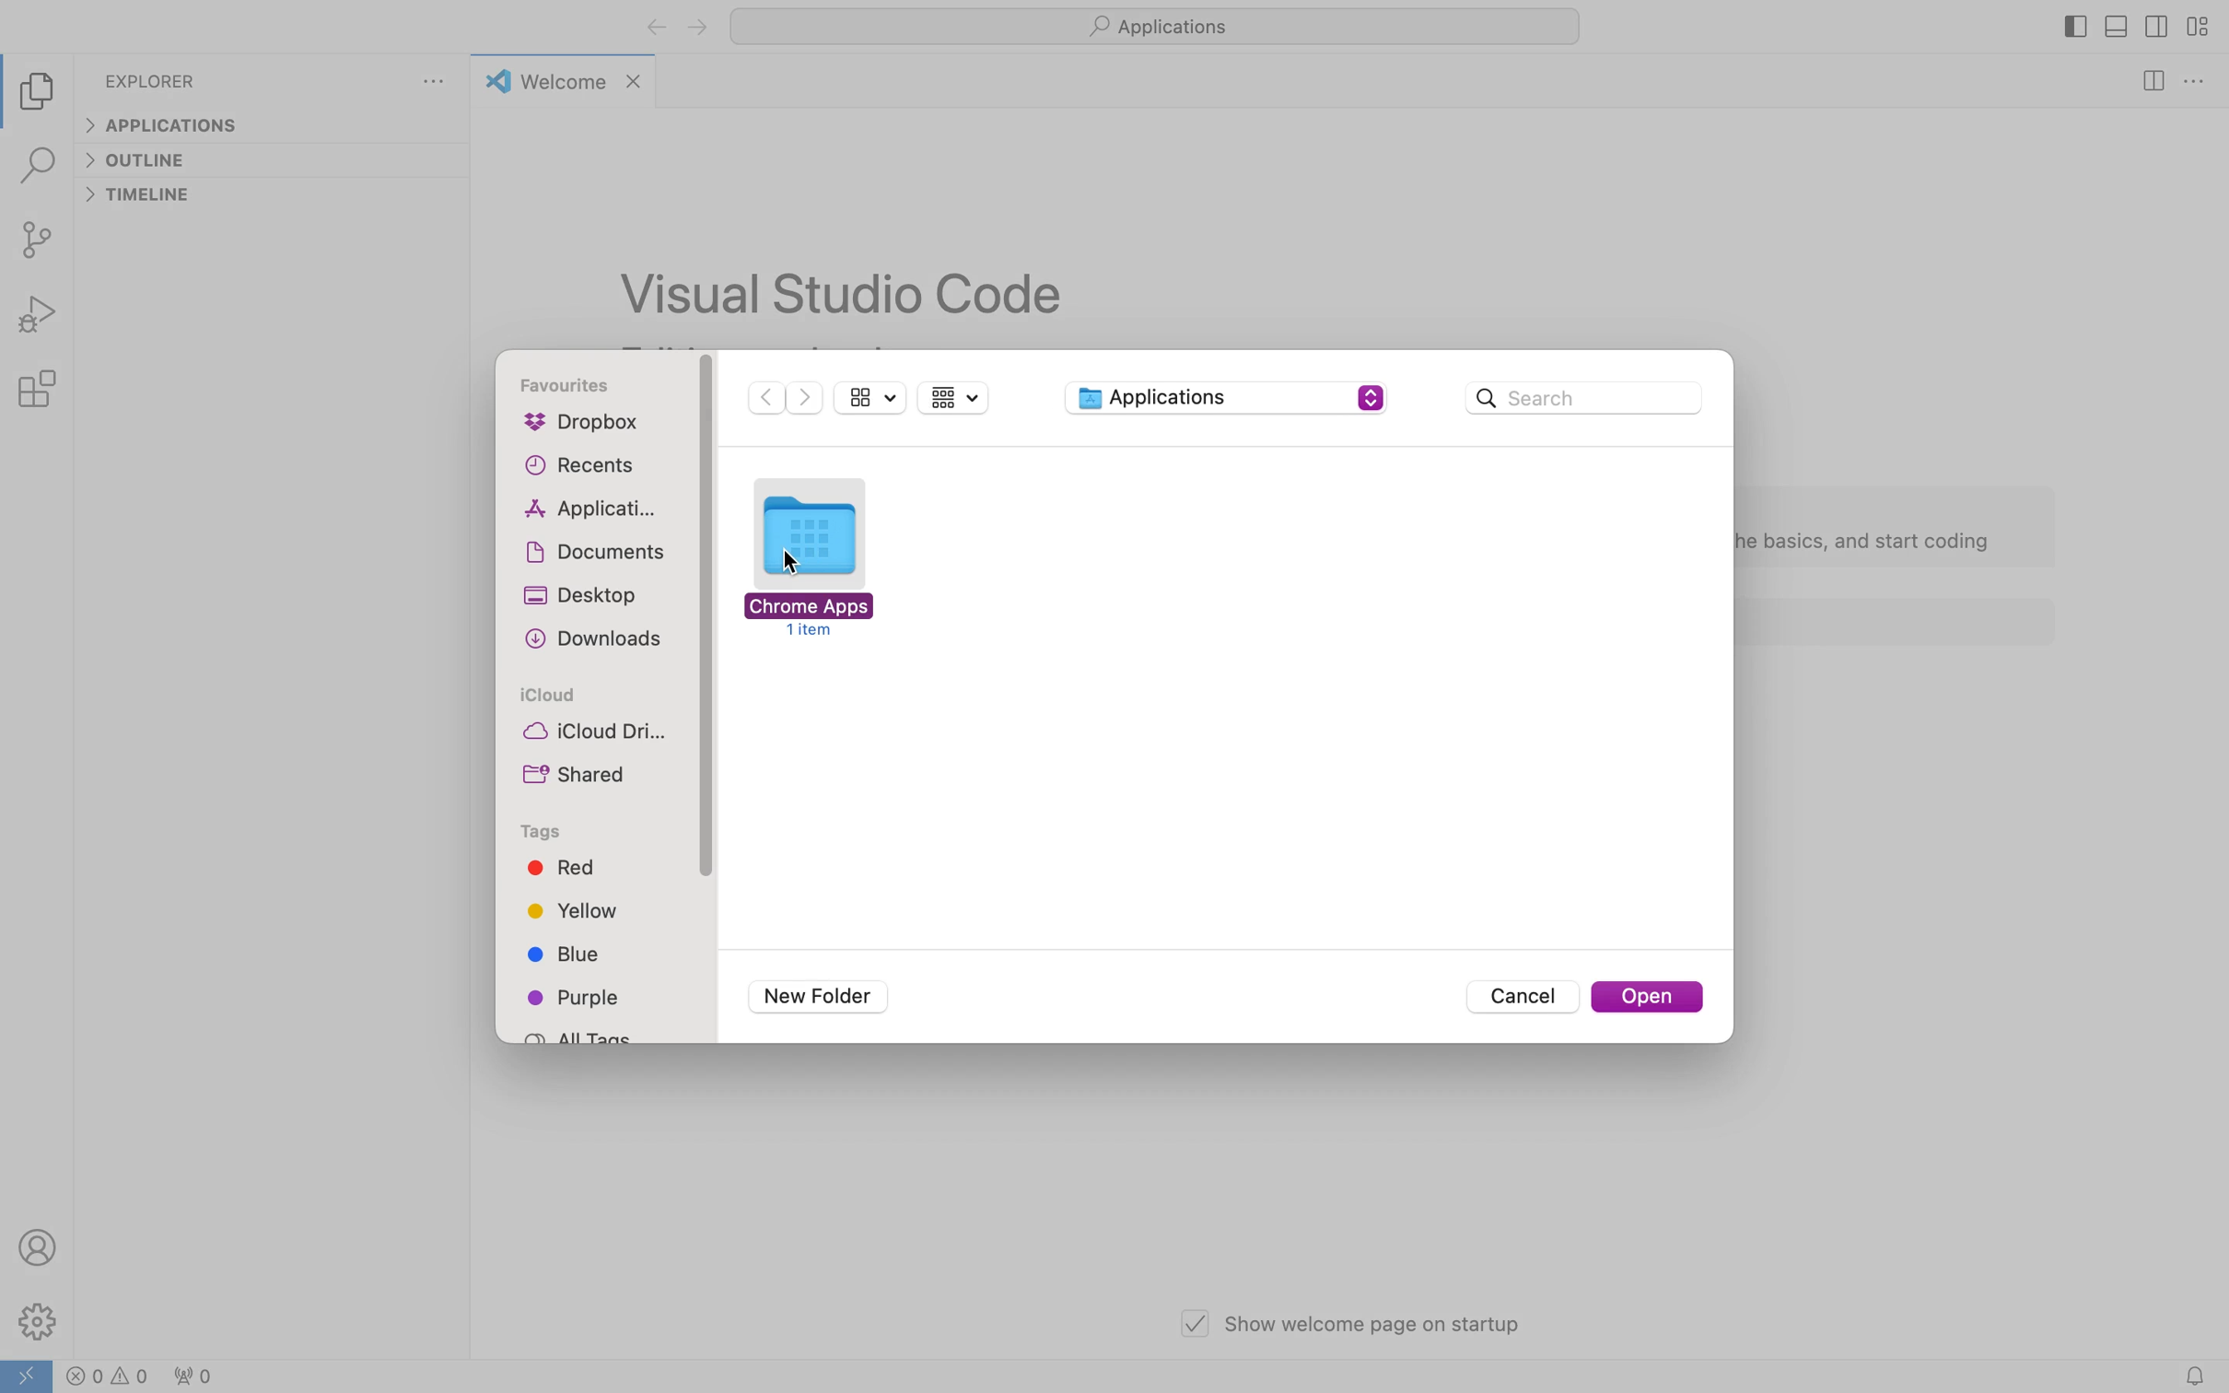  I want to click on warnings , cautions, so click(162, 1374).